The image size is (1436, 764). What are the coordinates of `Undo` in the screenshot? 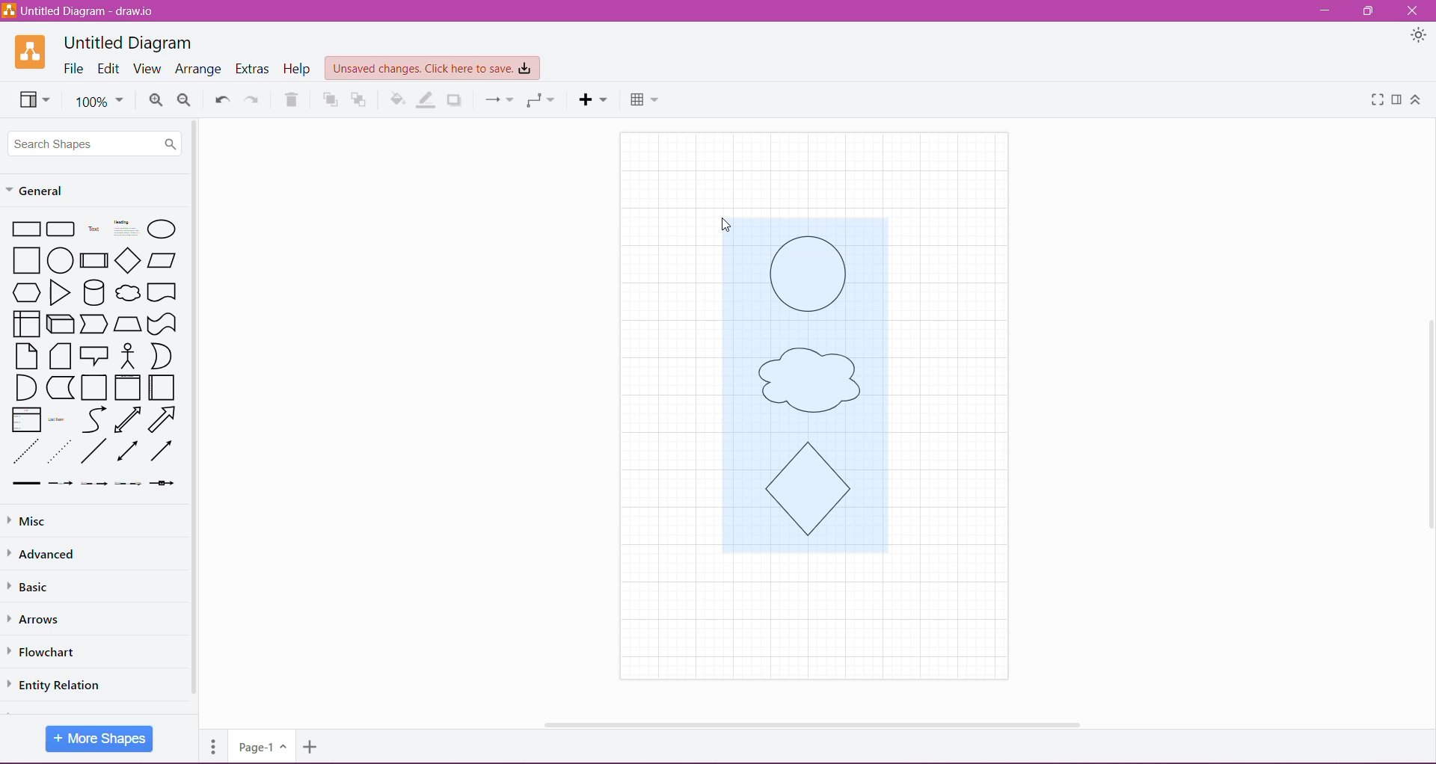 It's located at (221, 98).